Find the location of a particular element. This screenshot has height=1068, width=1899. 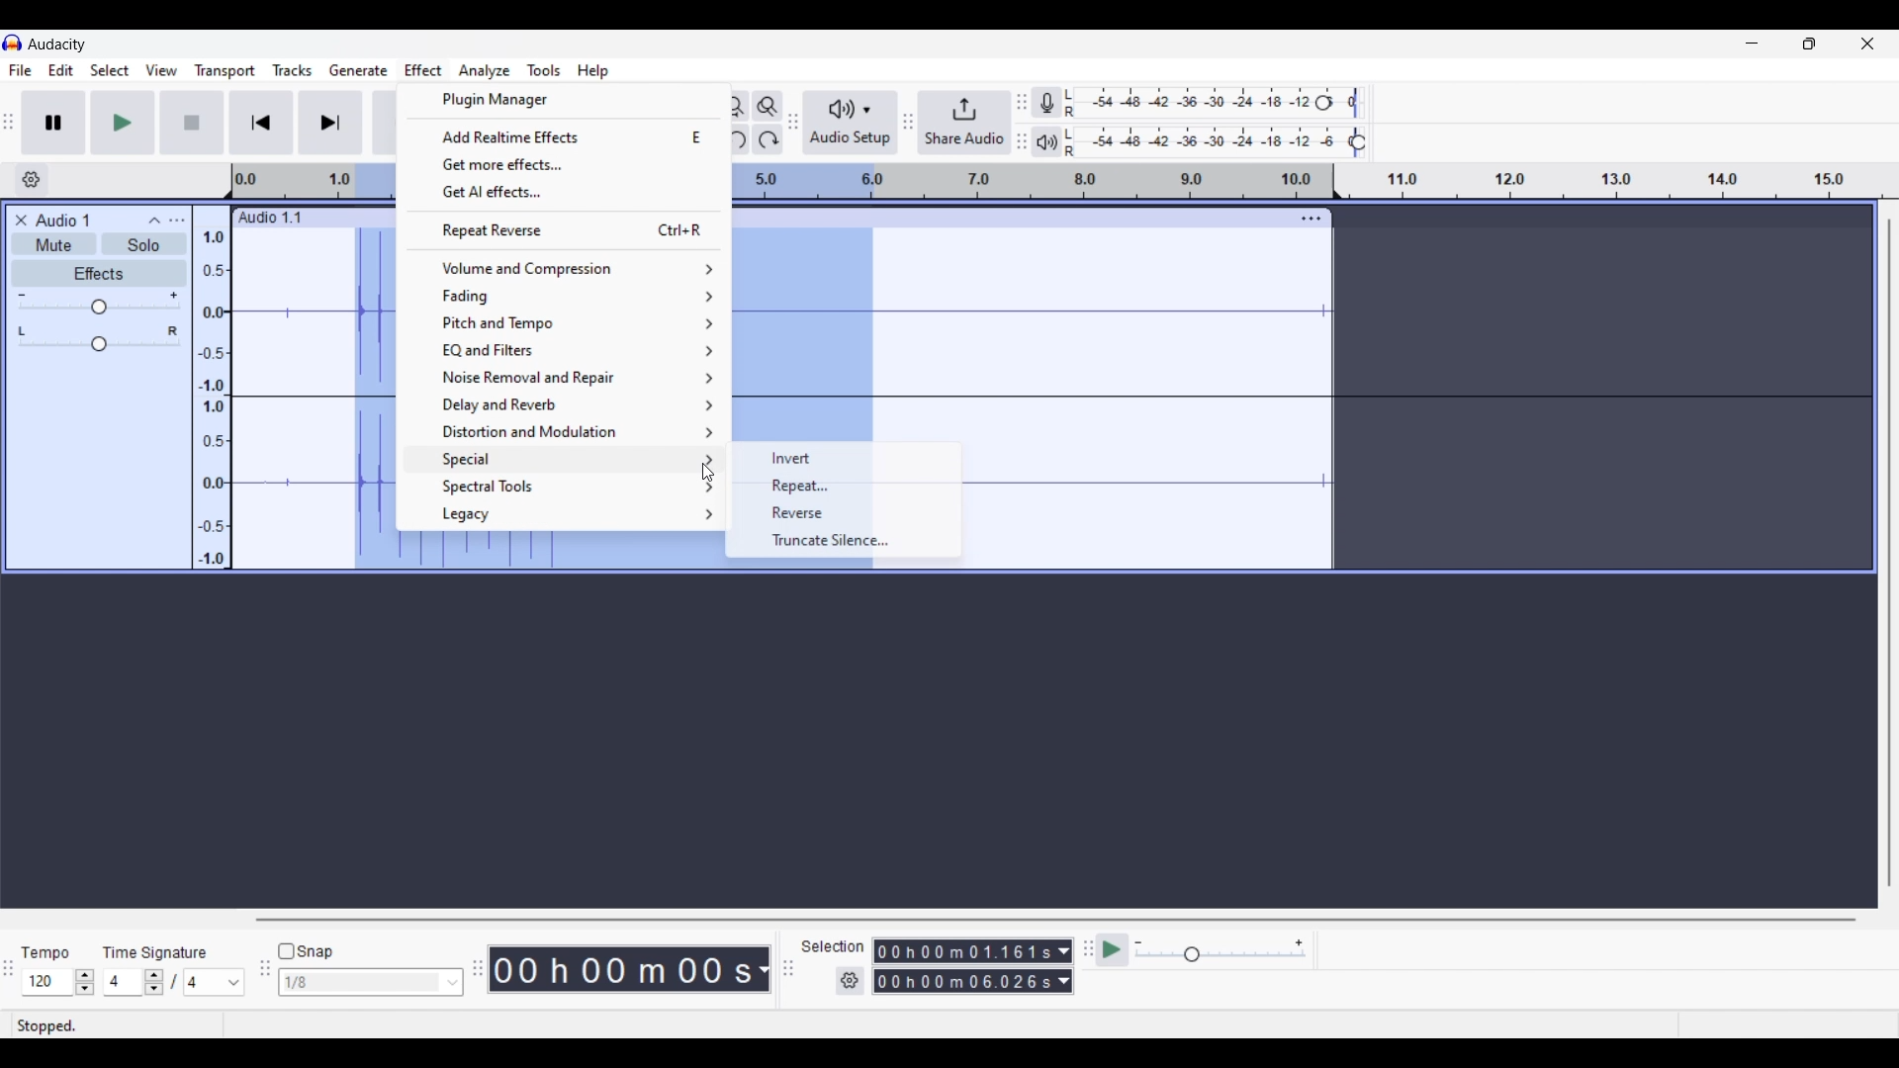

Analyze menu is located at coordinates (485, 71).